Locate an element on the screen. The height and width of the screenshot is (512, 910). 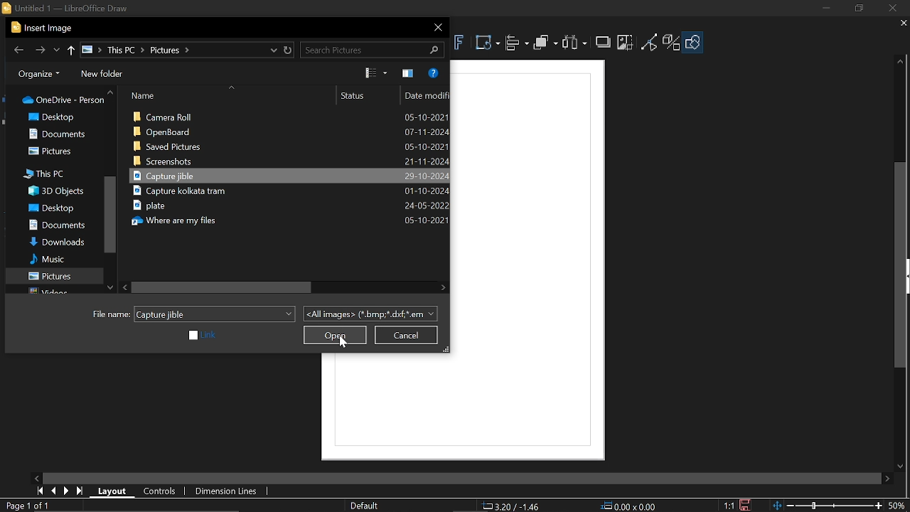
Toggle extrusion is located at coordinates (670, 43).